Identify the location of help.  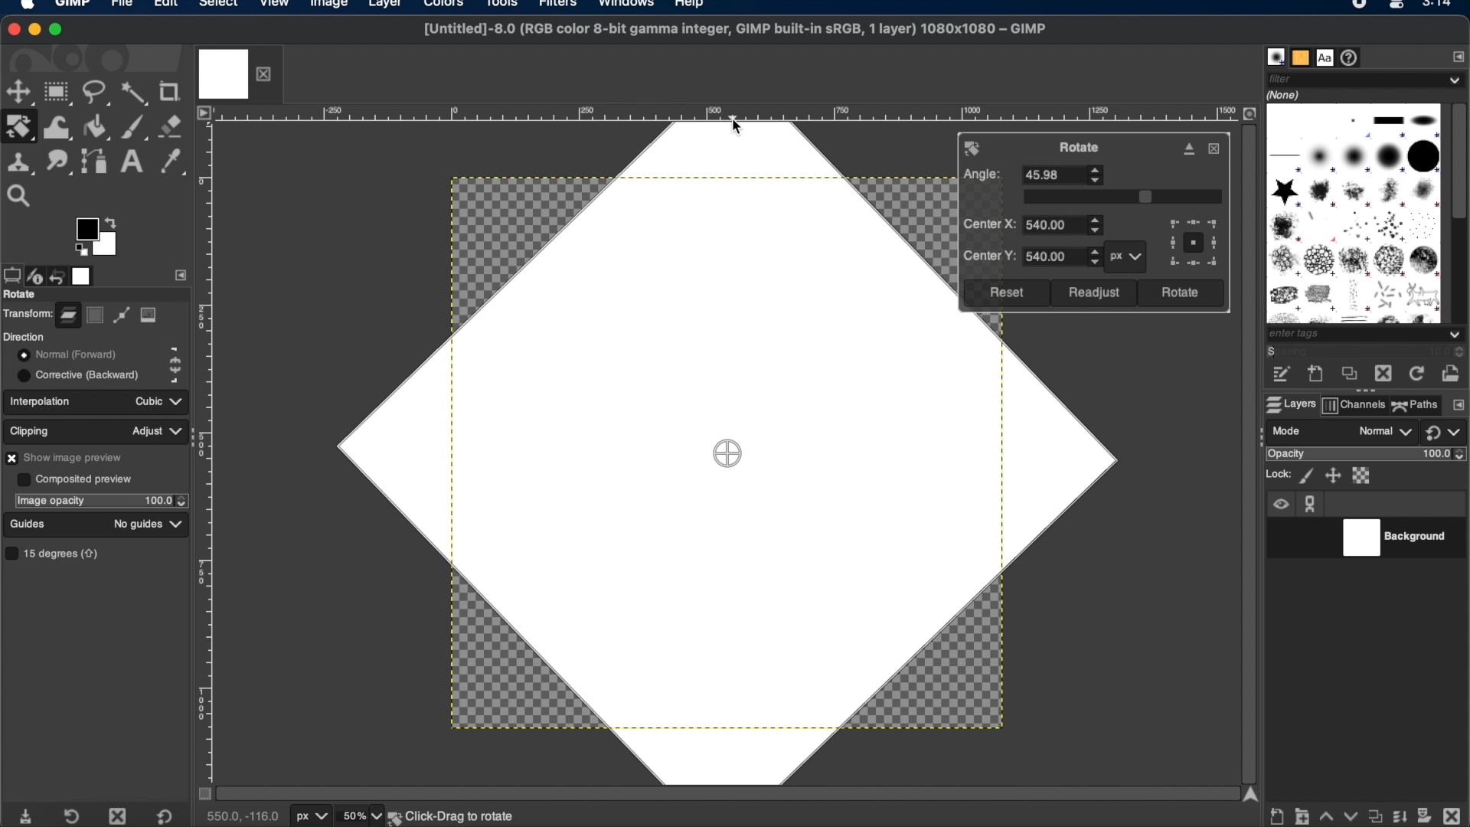
(691, 6).